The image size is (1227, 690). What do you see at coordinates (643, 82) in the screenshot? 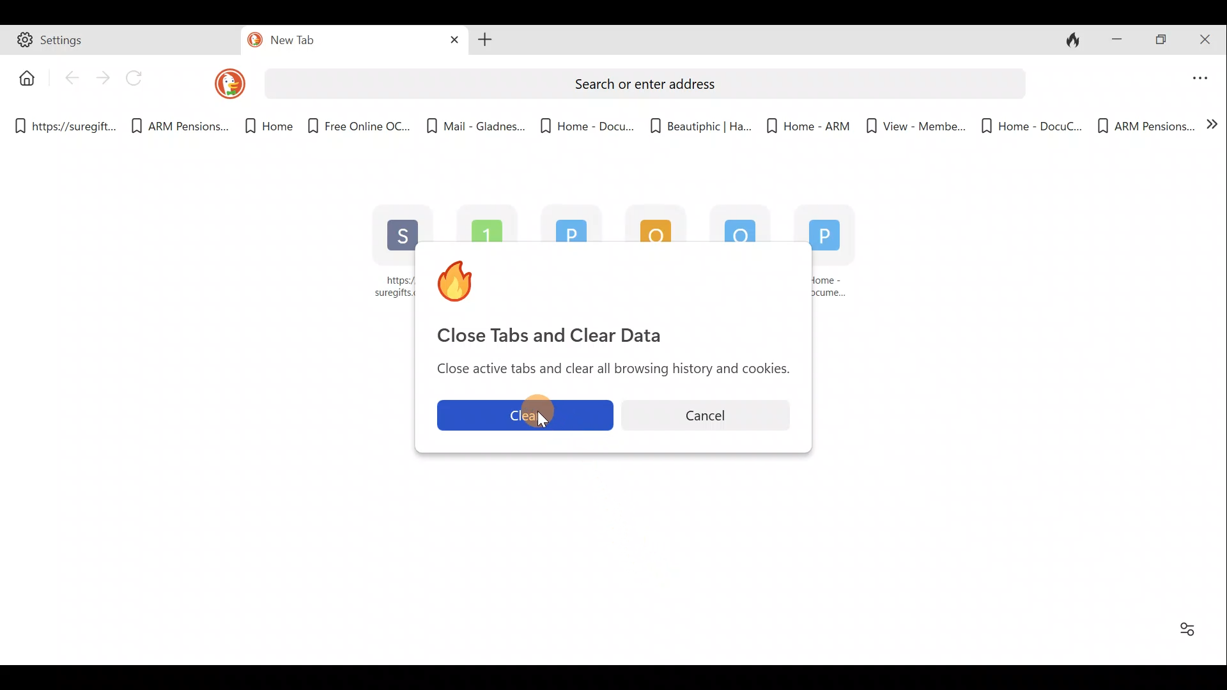
I see `Search or enter address` at bounding box center [643, 82].